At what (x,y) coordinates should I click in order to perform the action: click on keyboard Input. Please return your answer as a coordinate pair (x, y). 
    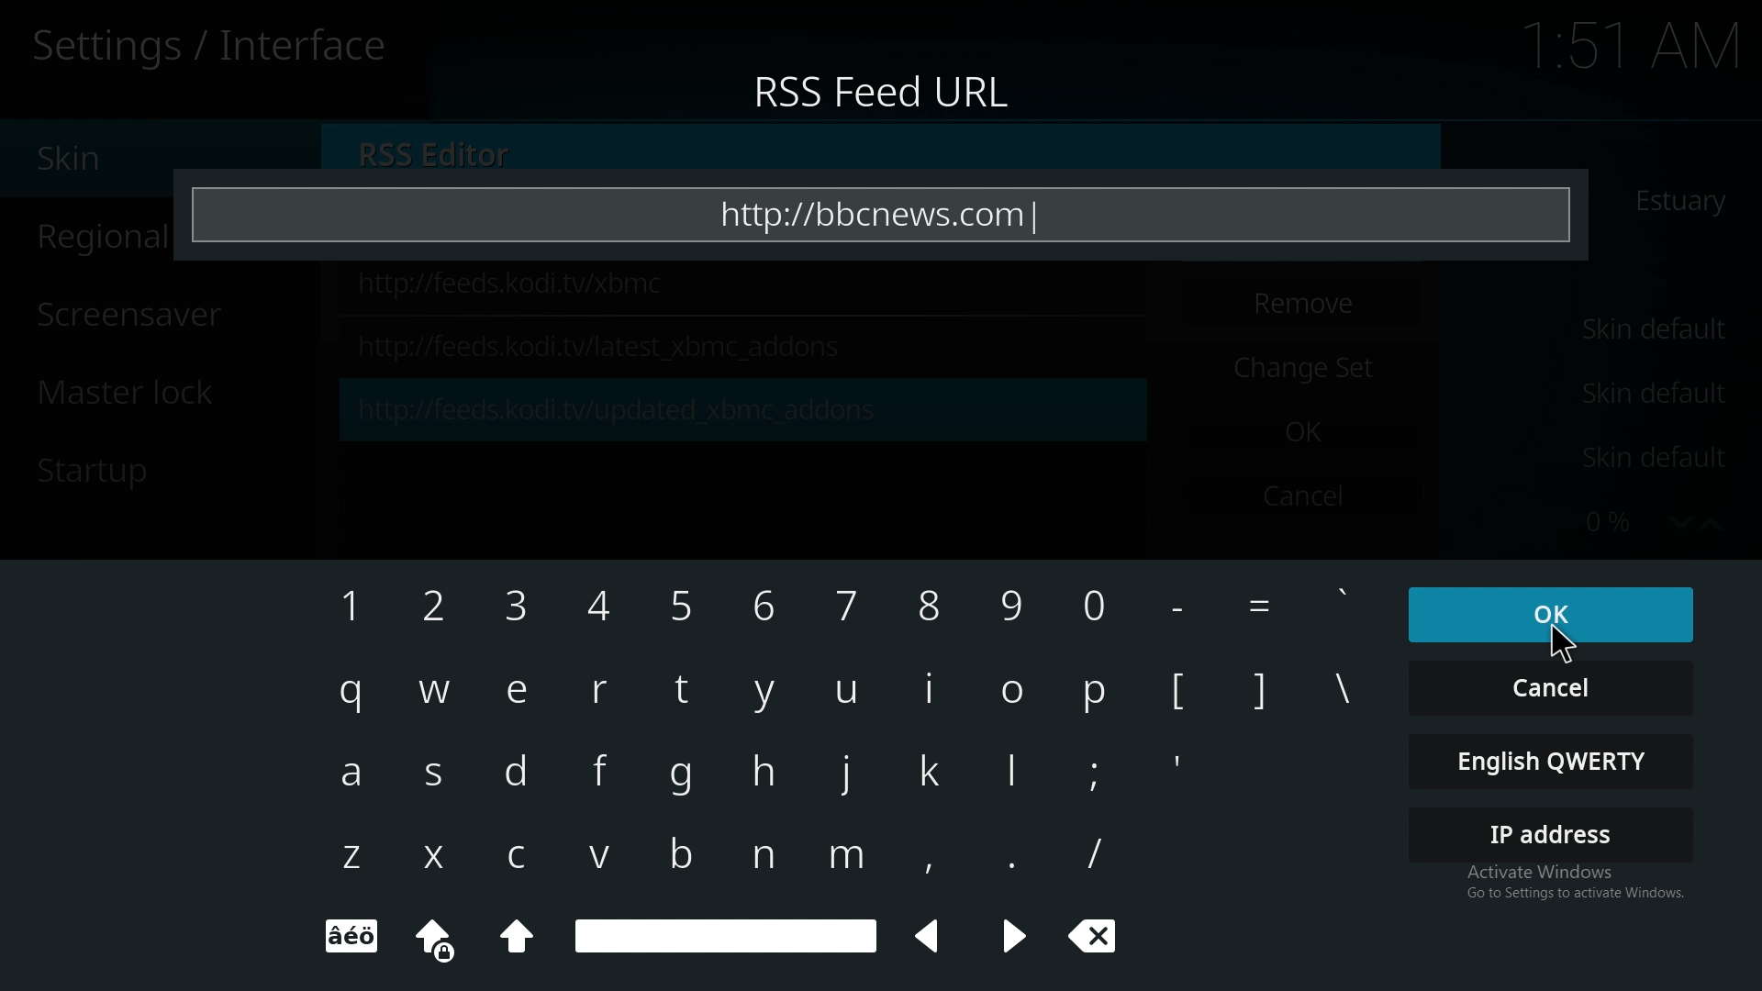
    Looking at the image, I should click on (685, 780).